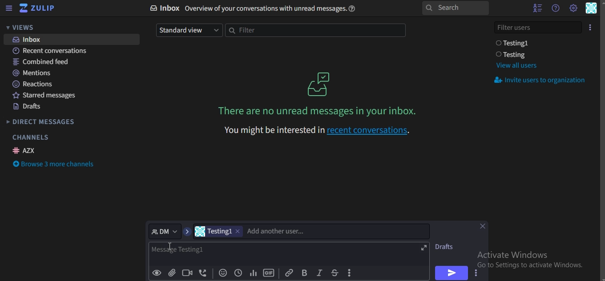  I want to click on help menu, so click(555, 8).